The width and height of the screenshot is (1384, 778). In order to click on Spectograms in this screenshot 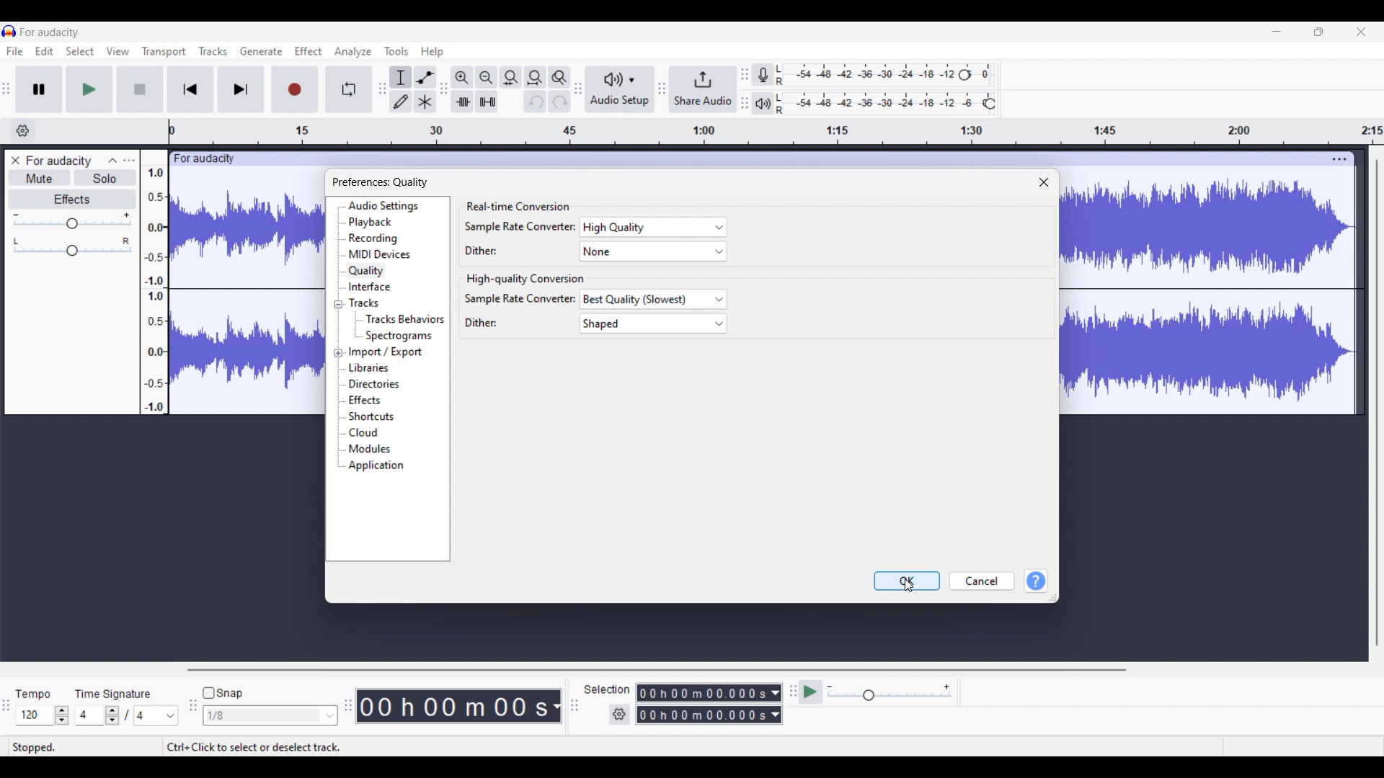, I will do `click(399, 336)`.